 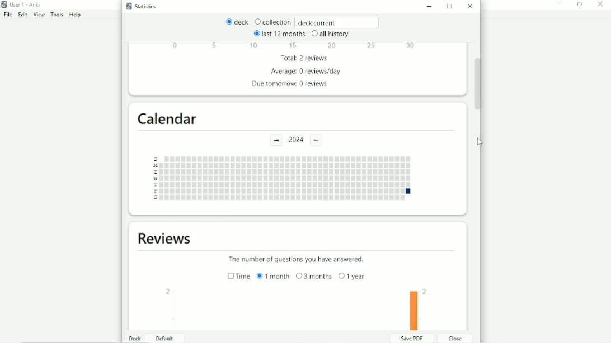 What do you see at coordinates (7, 15) in the screenshot?
I see `File` at bounding box center [7, 15].